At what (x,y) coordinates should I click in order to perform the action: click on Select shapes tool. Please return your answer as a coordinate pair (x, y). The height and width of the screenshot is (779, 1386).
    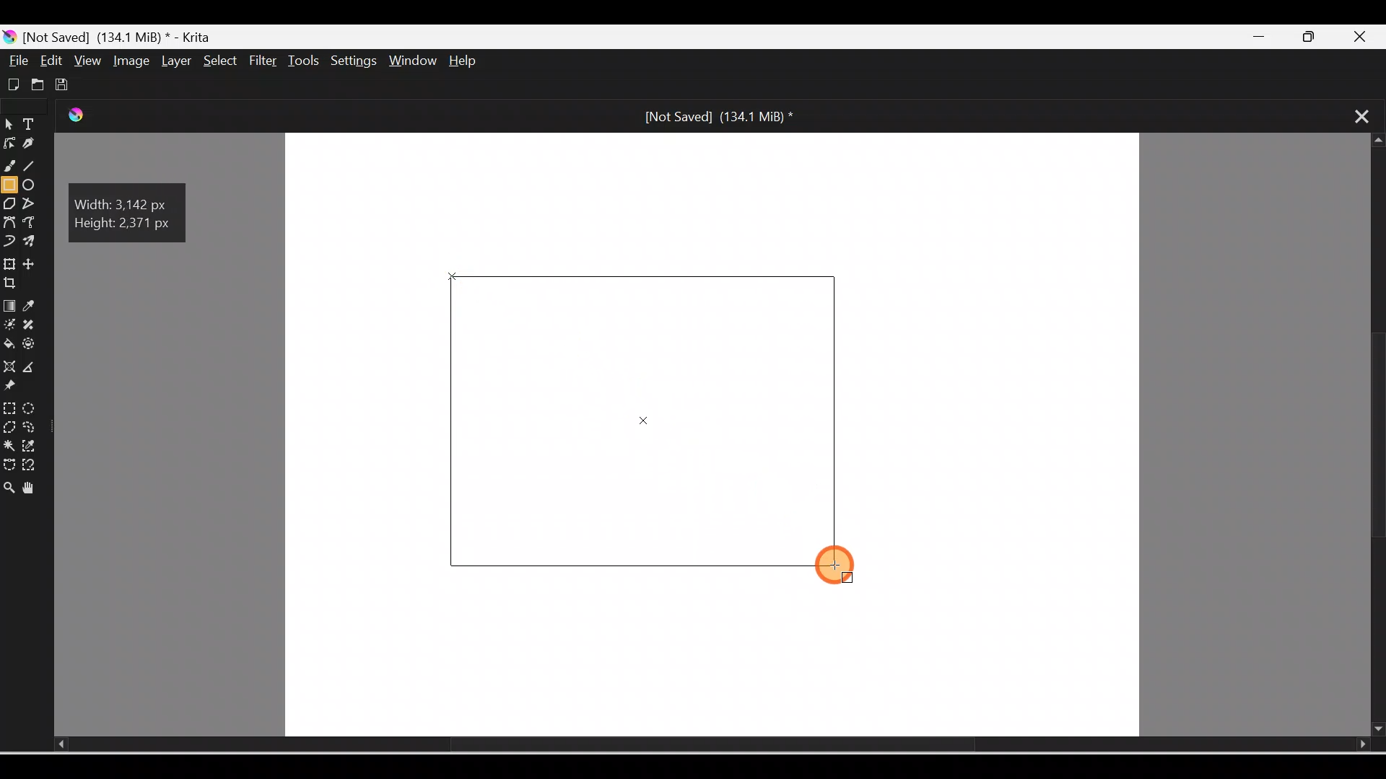
    Looking at the image, I should click on (9, 126).